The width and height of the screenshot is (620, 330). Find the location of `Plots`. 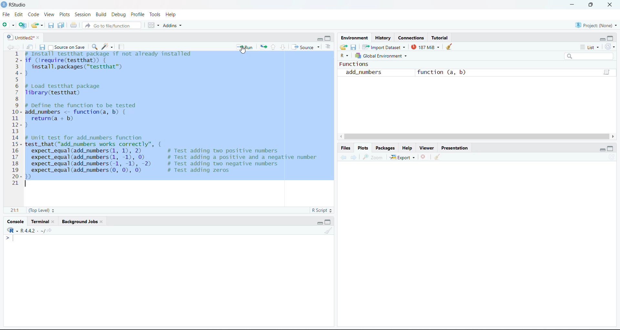

Plots is located at coordinates (65, 15).